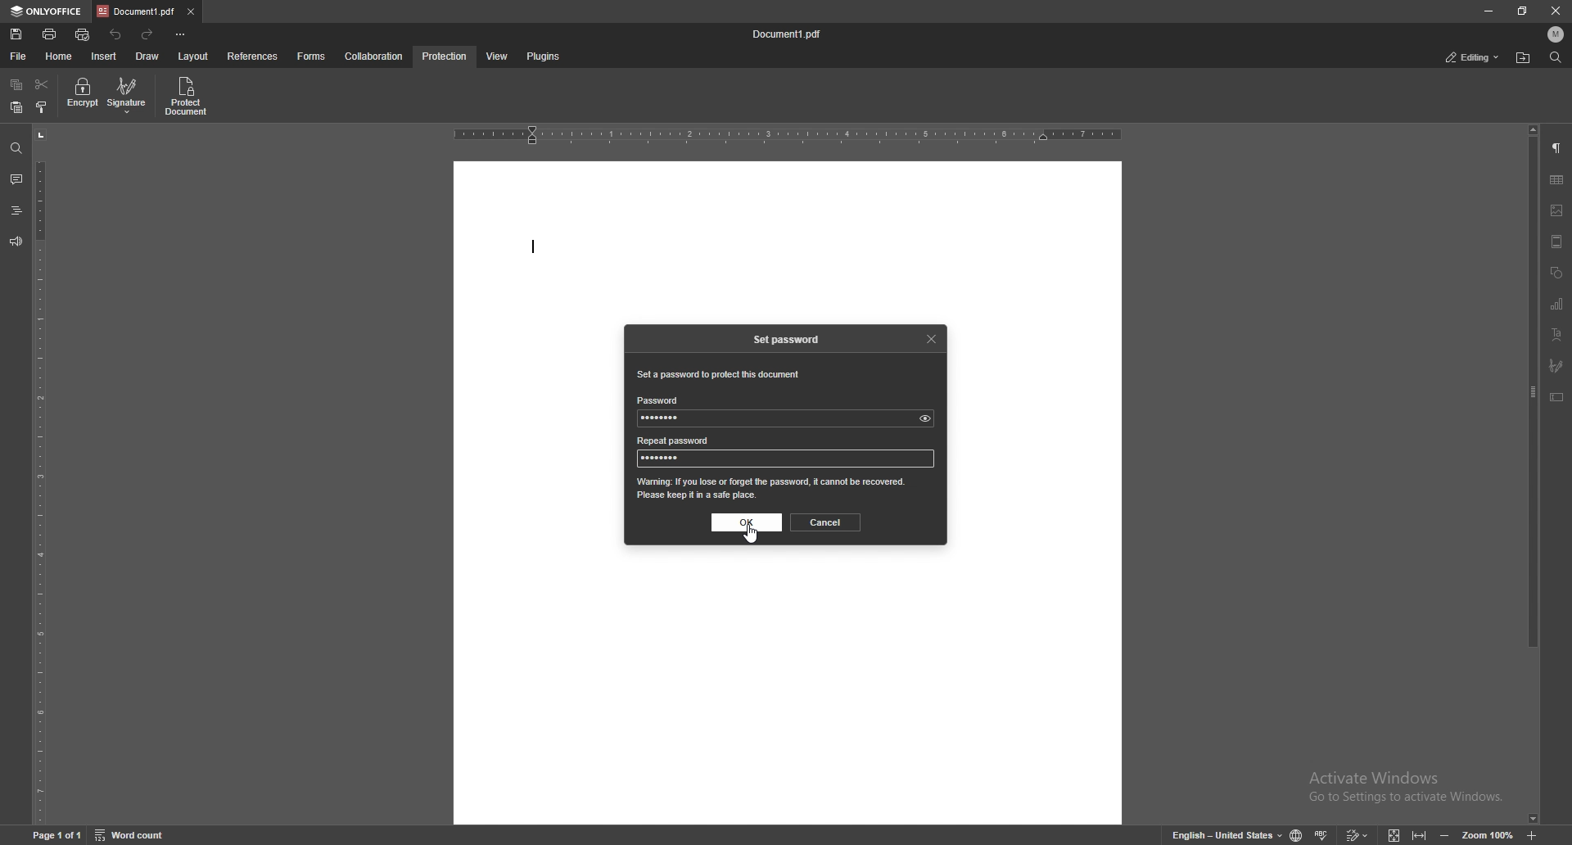 This screenshot has height=845, width=1572. Describe the element at coordinates (16, 148) in the screenshot. I see `find` at that location.